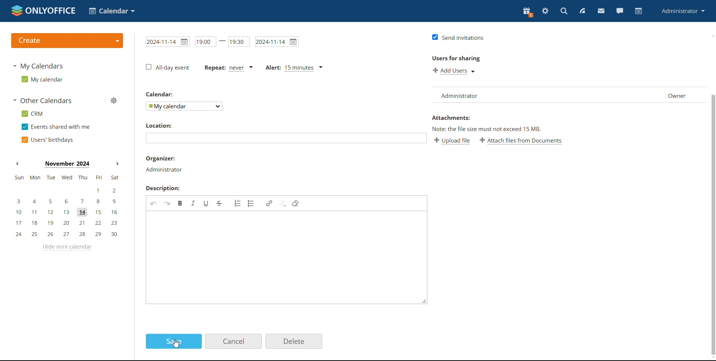 Image resolution: width=716 pixels, height=361 pixels. What do you see at coordinates (563, 11) in the screenshot?
I see `search` at bounding box center [563, 11].